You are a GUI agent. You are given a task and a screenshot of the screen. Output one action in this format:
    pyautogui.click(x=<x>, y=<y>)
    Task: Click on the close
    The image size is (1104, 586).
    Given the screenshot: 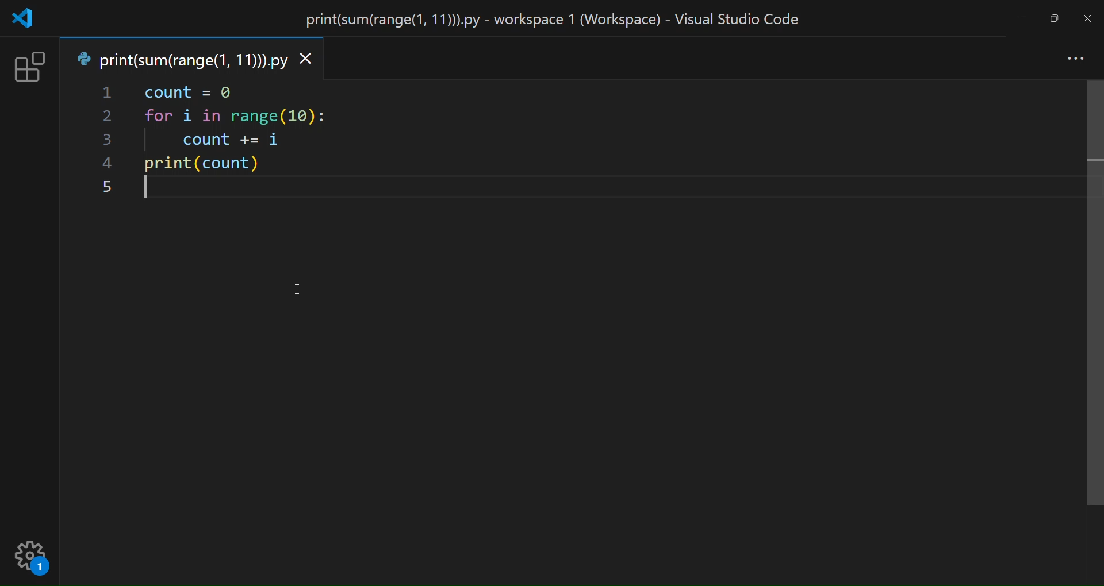 What is the action you would take?
    pyautogui.click(x=1088, y=18)
    